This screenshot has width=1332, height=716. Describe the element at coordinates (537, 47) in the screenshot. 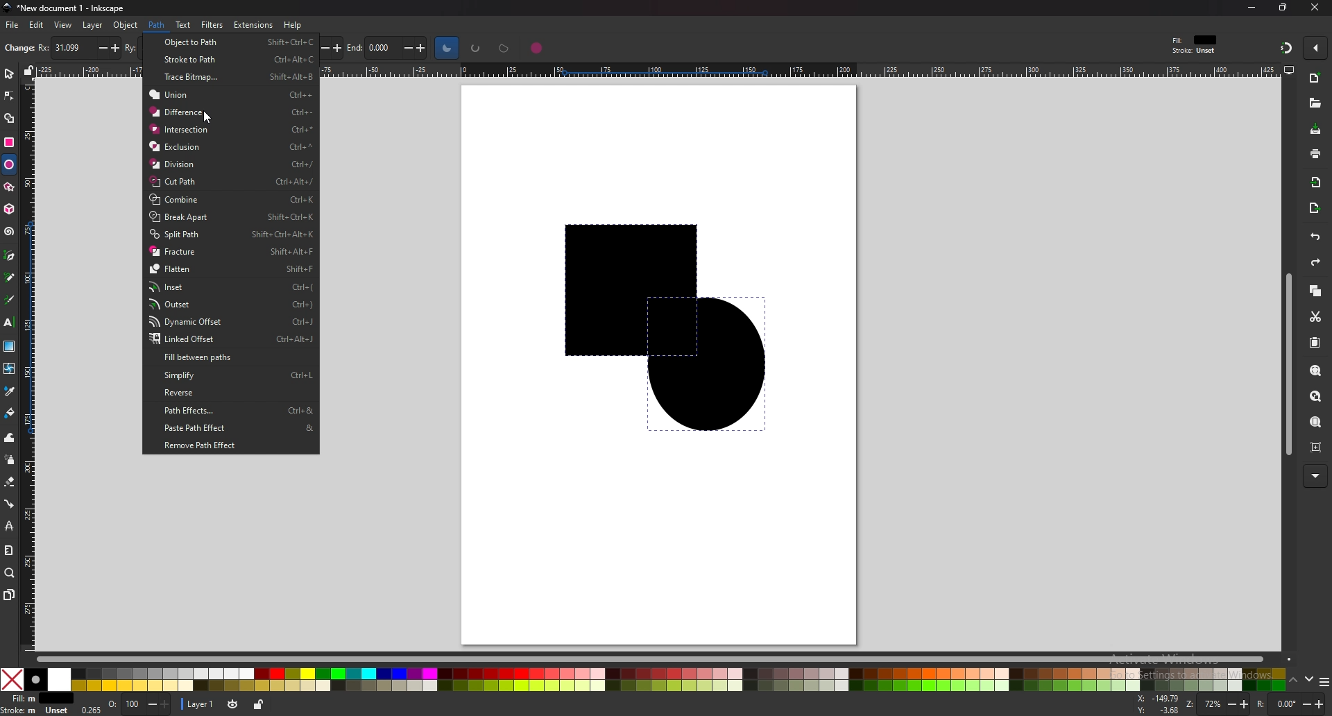

I see `whole ellipse` at that location.